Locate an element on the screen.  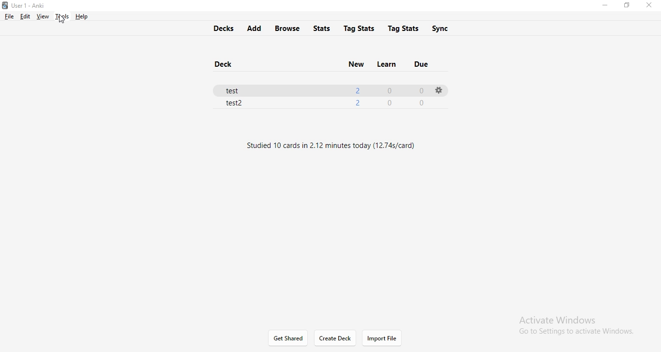
help is located at coordinates (80, 16).